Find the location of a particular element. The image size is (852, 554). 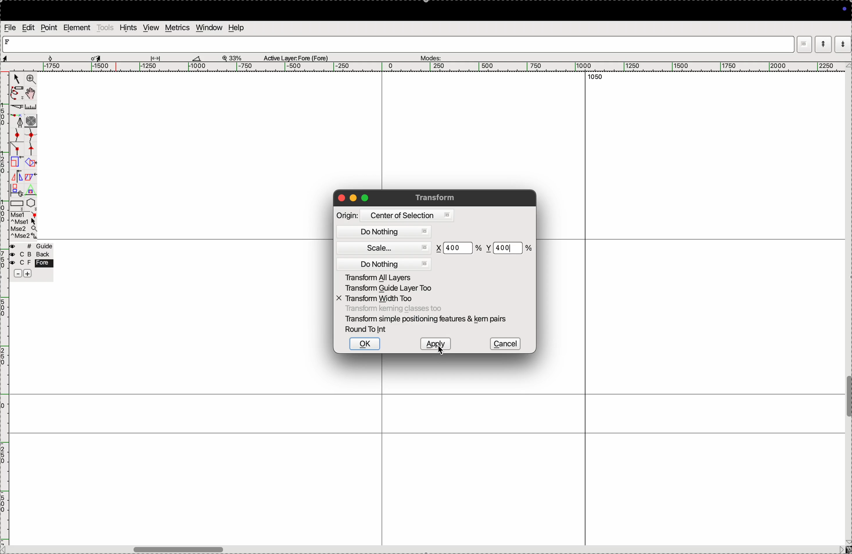

pen is located at coordinates (16, 94).